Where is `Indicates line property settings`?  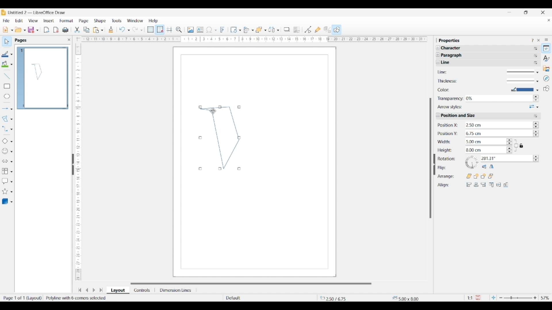 Indicates line property settings is located at coordinates (454, 63).